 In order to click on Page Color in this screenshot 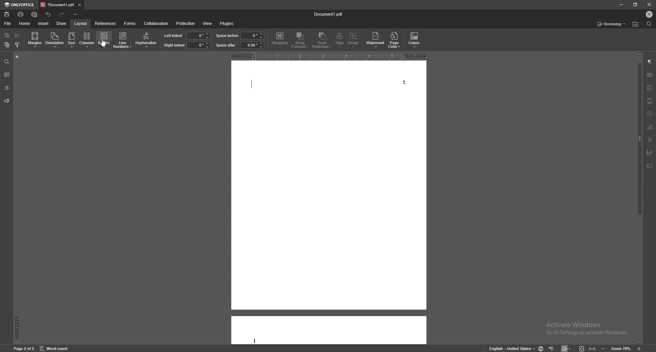, I will do `click(396, 41)`.